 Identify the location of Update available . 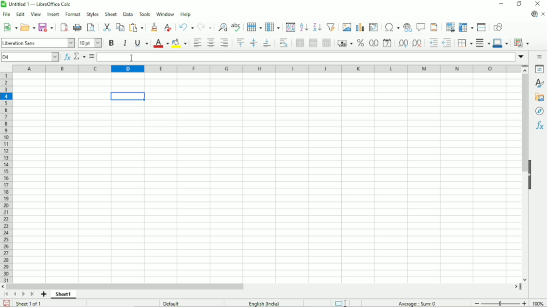
(534, 14).